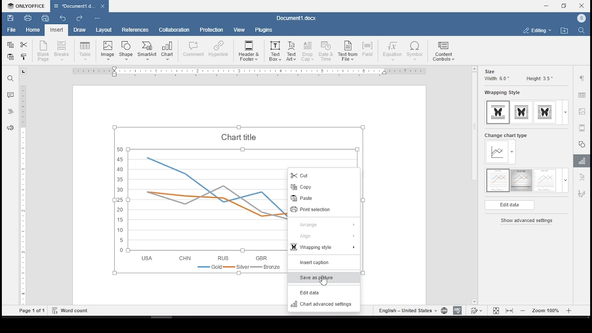 The image size is (592, 333). I want to click on ruler, so click(244, 72).